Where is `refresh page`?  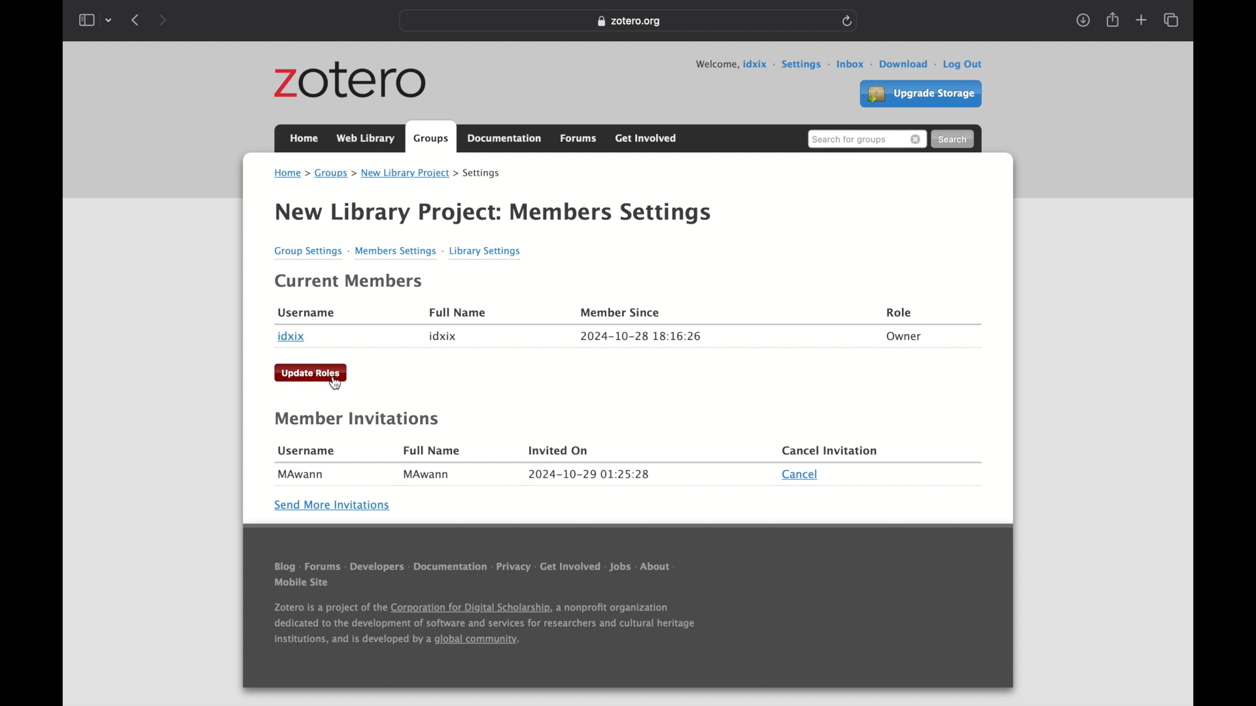 refresh page is located at coordinates (847, 20).